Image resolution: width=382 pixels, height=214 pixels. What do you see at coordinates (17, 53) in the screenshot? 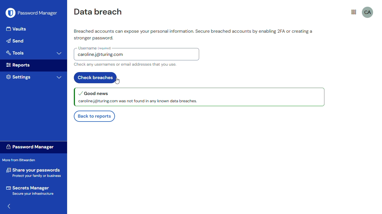
I see `tools` at bounding box center [17, 53].